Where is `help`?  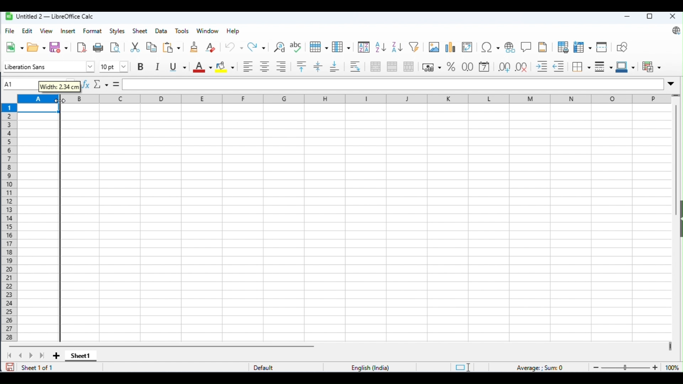
help is located at coordinates (233, 31).